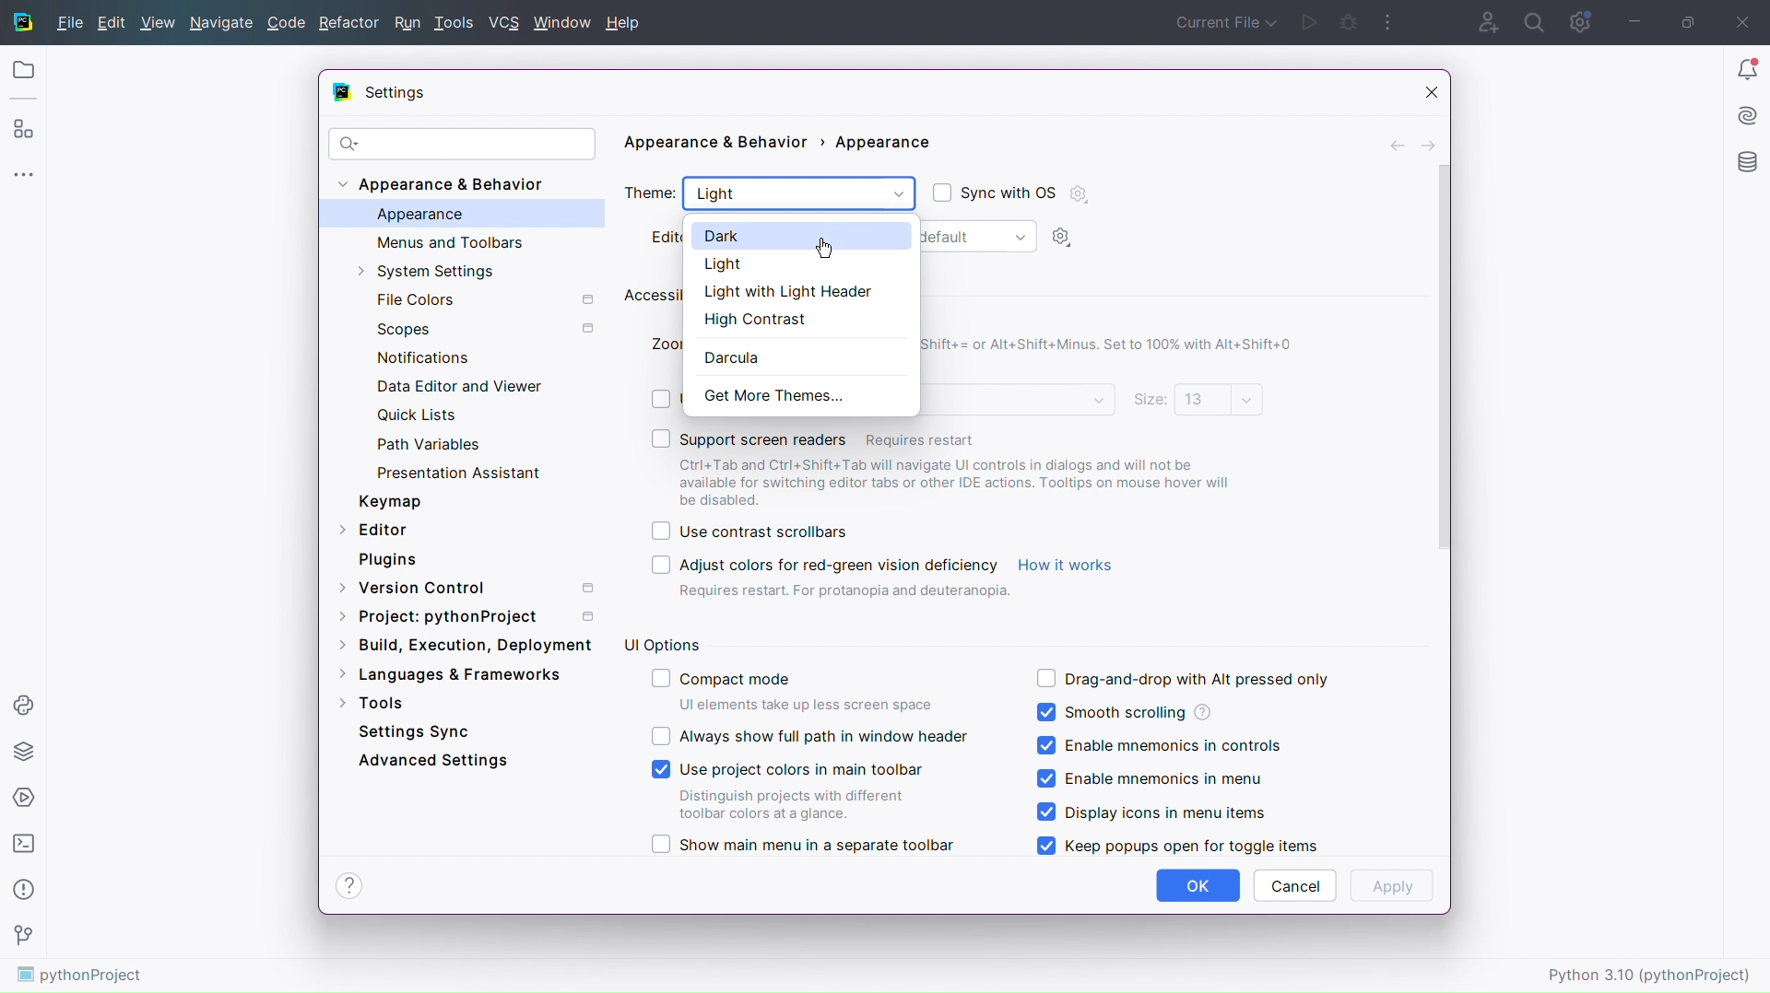 The height and width of the screenshot is (993, 1770). What do you see at coordinates (1079, 193) in the screenshot?
I see `Os settings` at bounding box center [1079, 193].